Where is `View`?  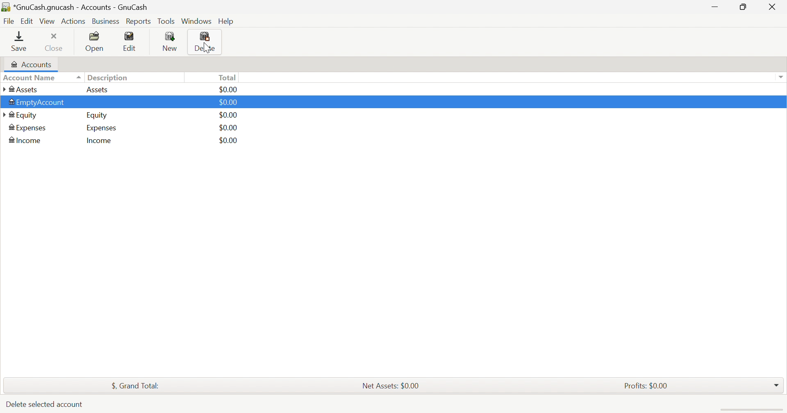
View is located at coordinates (48, 22).